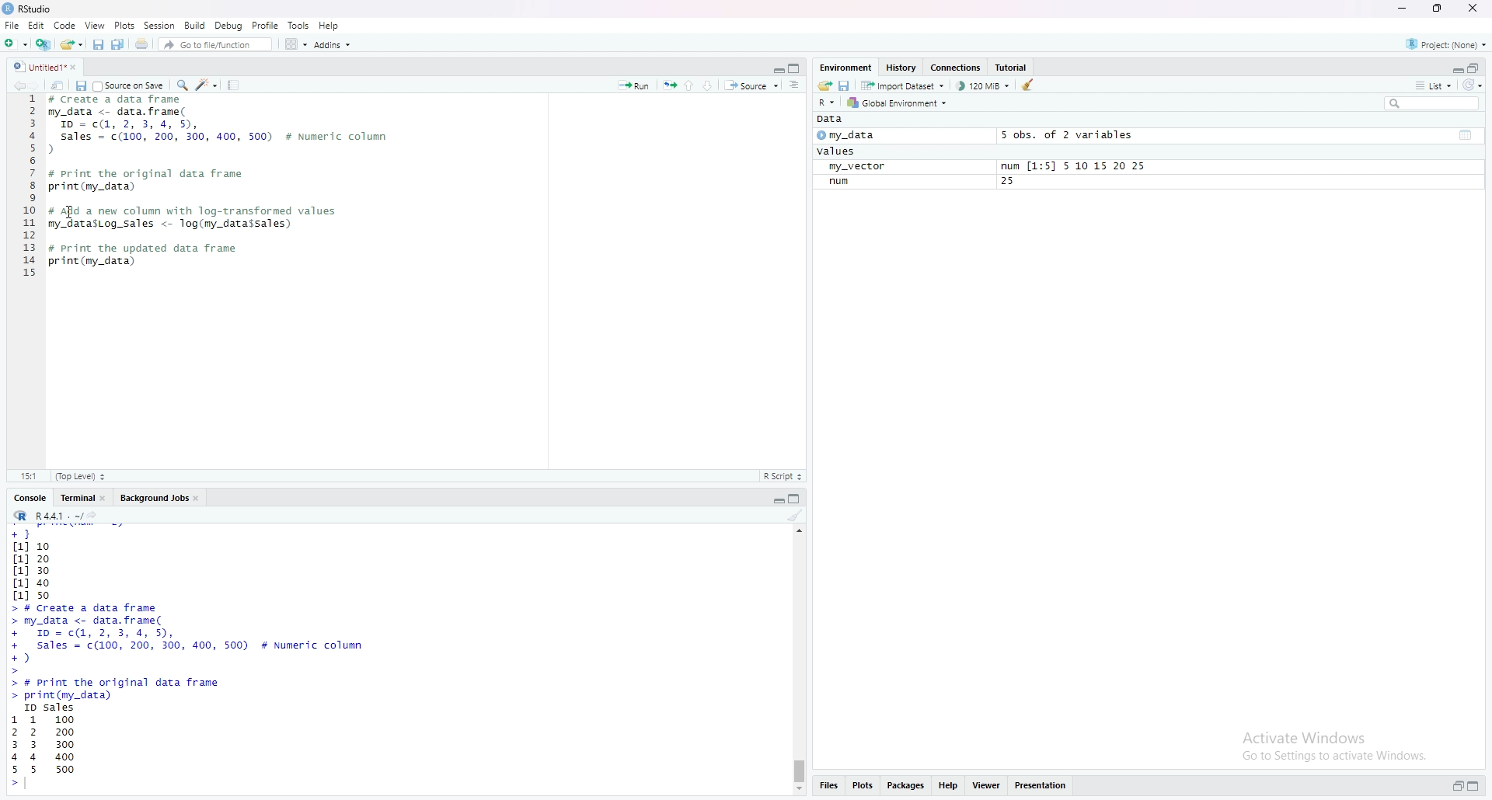 This screenshot has width=1492, height=800. Describe the element at coordinates (842, 183) in the screenshot. I see `num` at that location.